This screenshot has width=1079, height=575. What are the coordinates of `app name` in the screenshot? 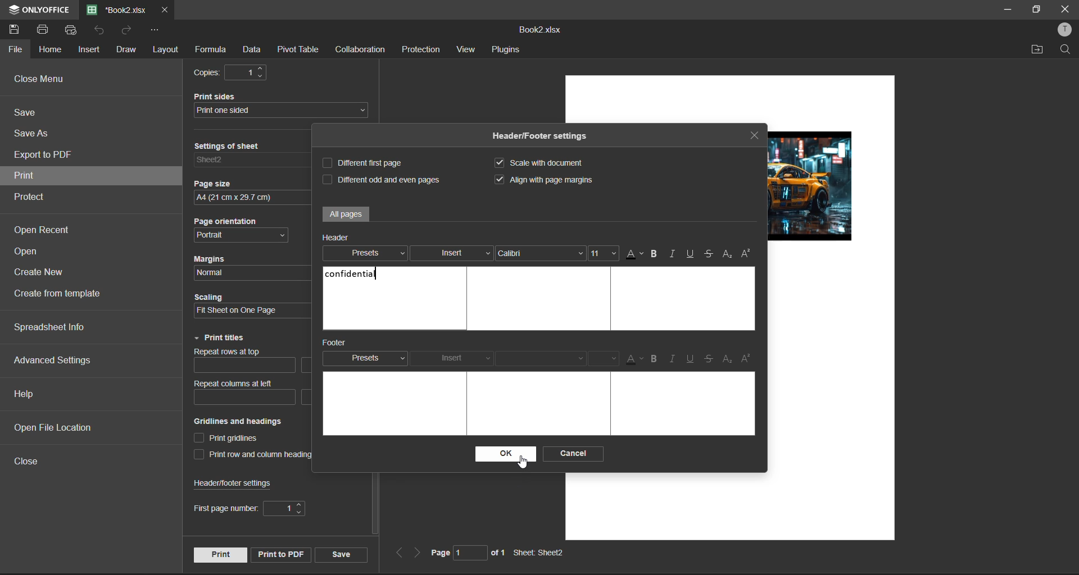 It's located at (37, 8).